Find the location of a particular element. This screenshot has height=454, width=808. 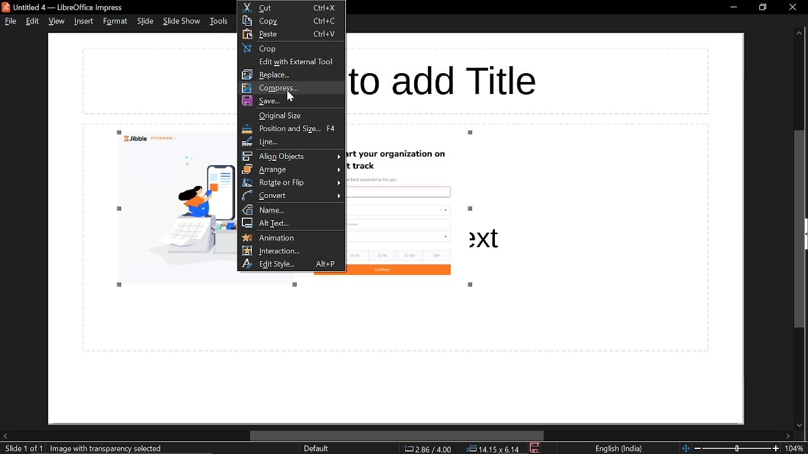

align object is located at coordinates (292, 156).